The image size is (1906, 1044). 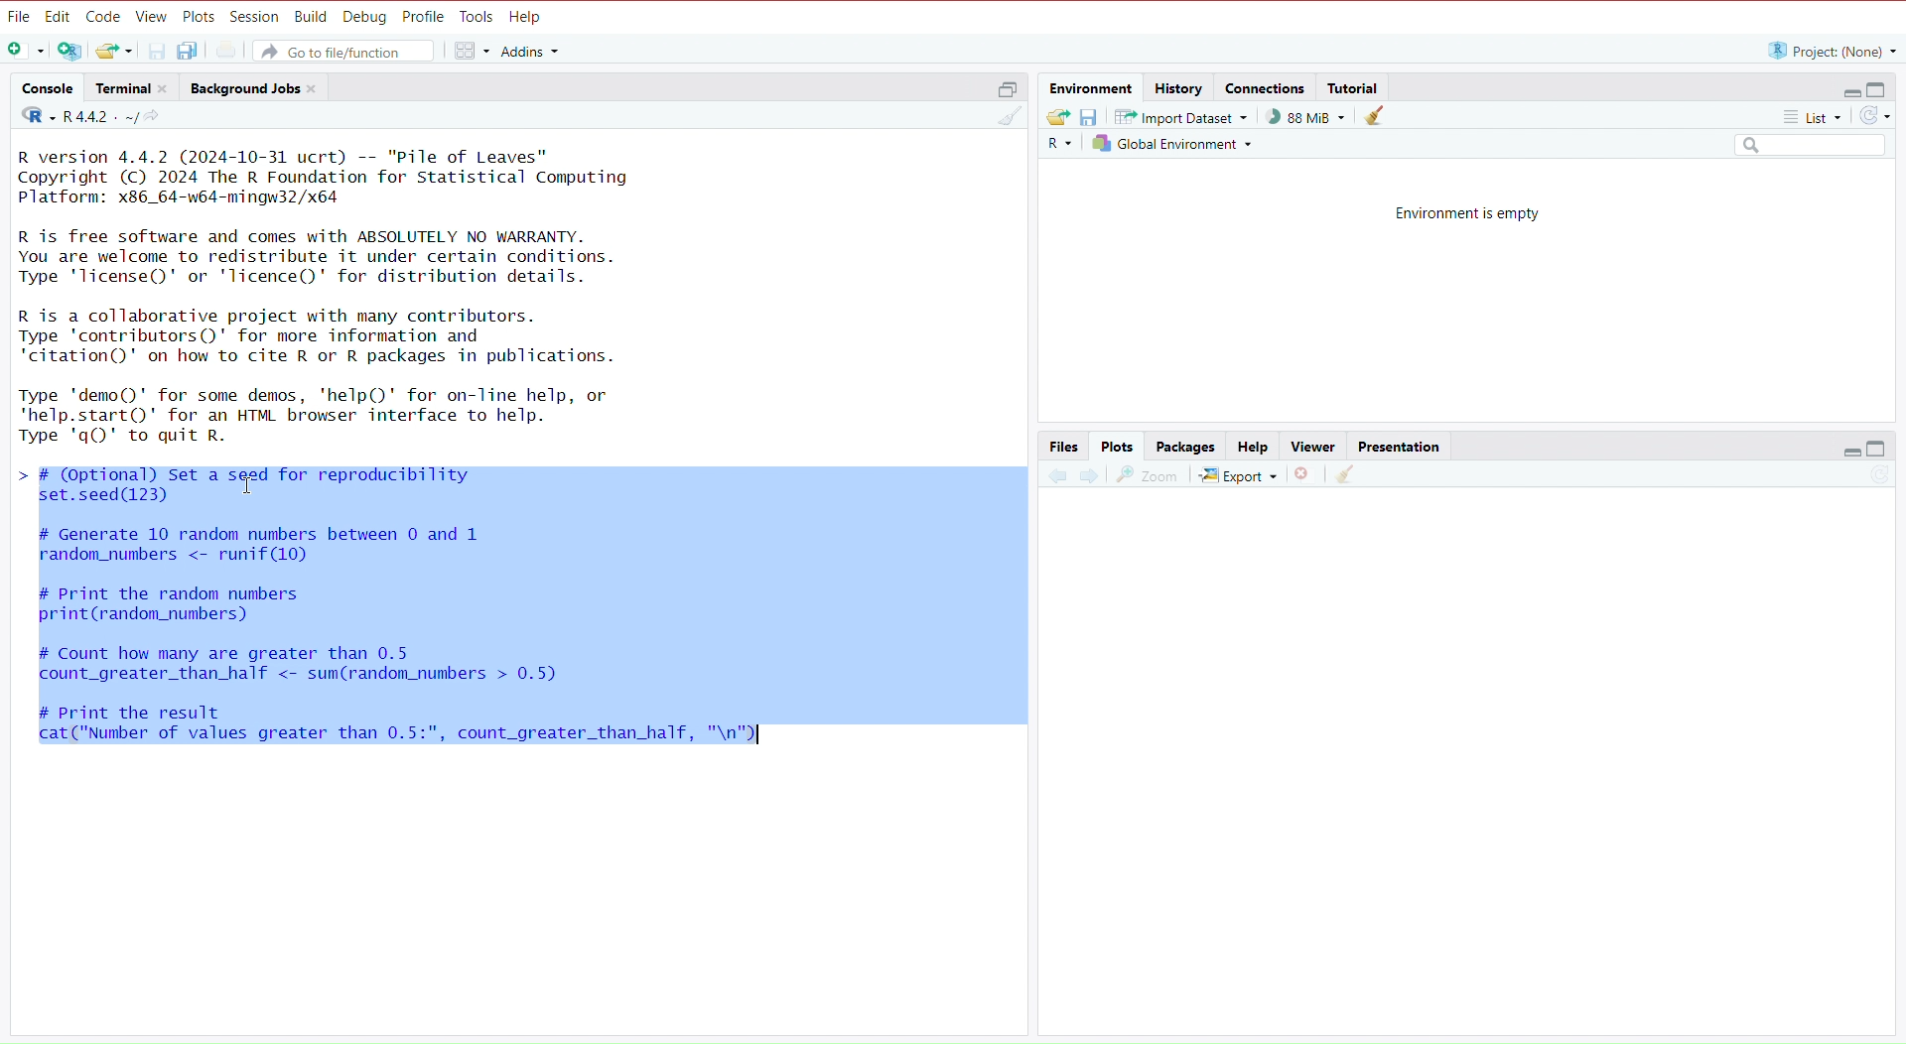 What do you see at coordinates (1468, 210) in the screenshot?
I see `Environment is empty` at bounding box center [1468, 210].